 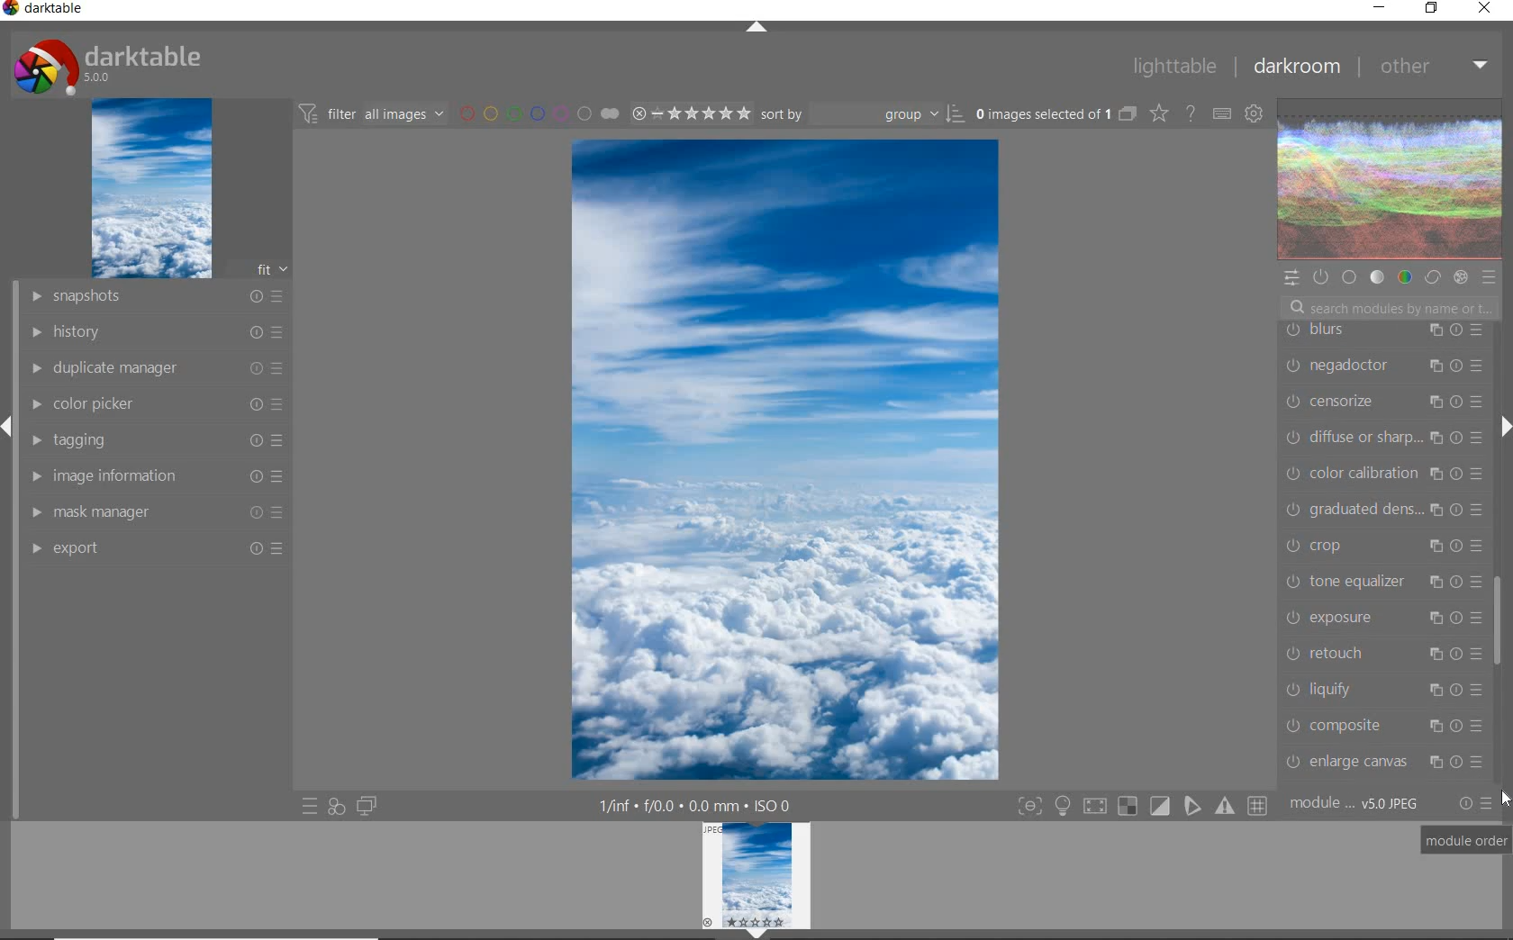 What do you see at coordinates (699, 804) in the screenshot?
I see `1/inf f/0.0 0.0 mm ISO 0` at bounding box center [699, 804].